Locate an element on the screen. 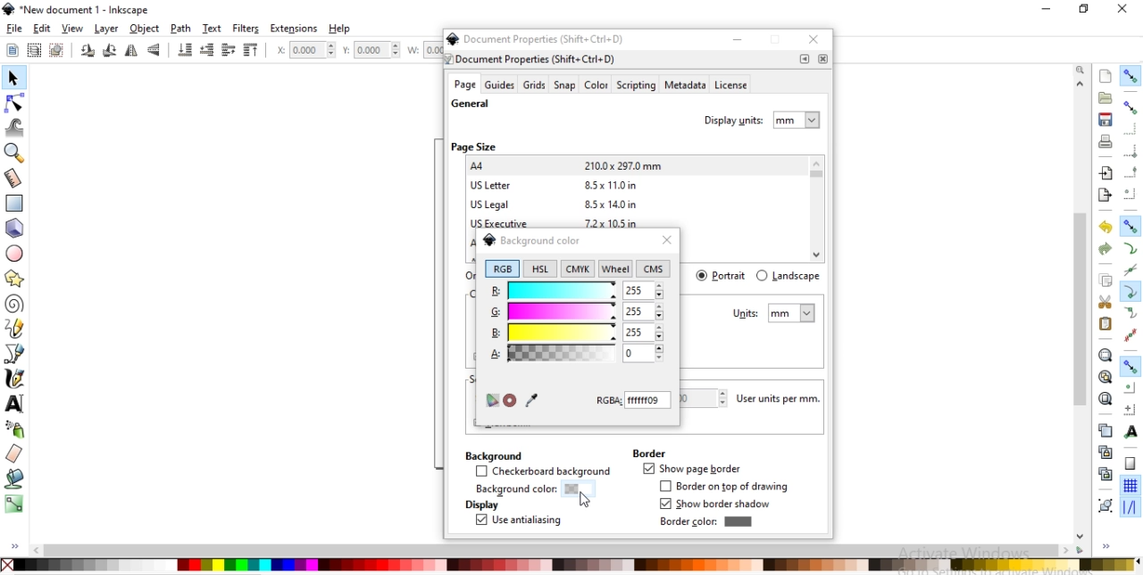  restore down is located at coordinates (1080, 8).